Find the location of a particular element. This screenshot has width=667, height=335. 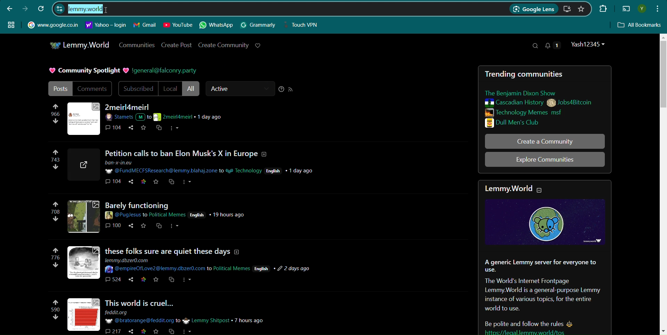

copy is located at coordinates (159, 228).